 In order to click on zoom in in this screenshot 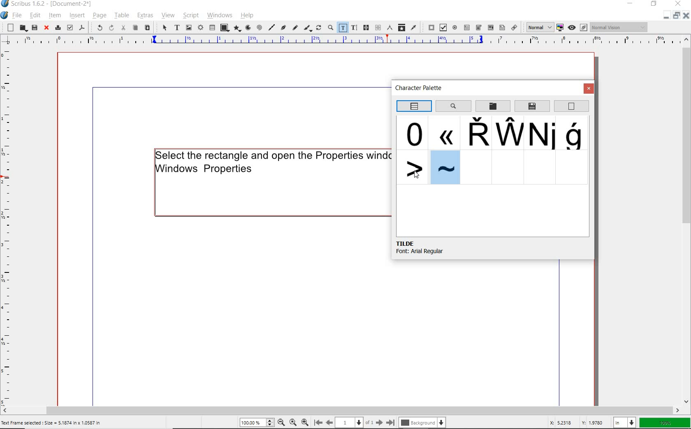, I will do `click(305, 421)`.